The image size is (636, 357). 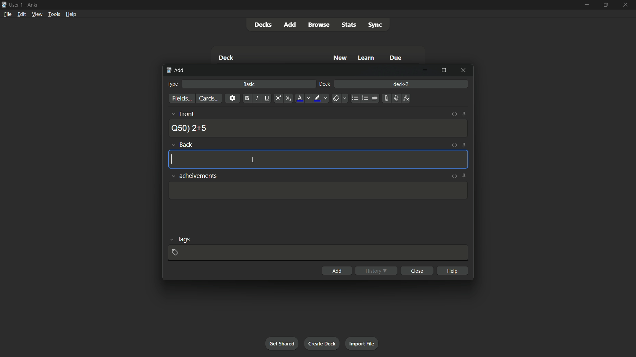 What do you see at coordinates (174, 253) in the screenshot?
I see `add tag` at bounding box center [174, 253].